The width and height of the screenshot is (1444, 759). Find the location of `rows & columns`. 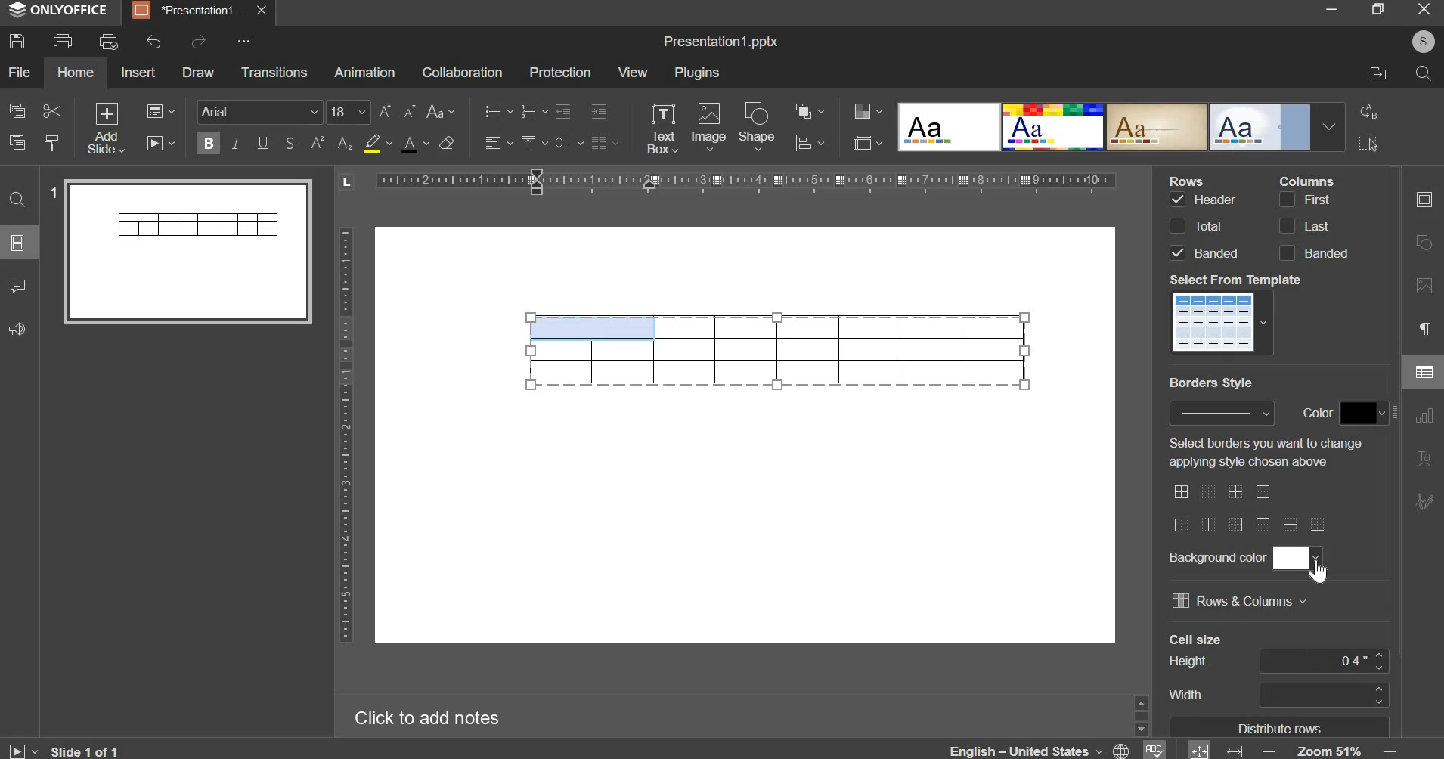

rows & columns is located at coordinates (1238, 600).